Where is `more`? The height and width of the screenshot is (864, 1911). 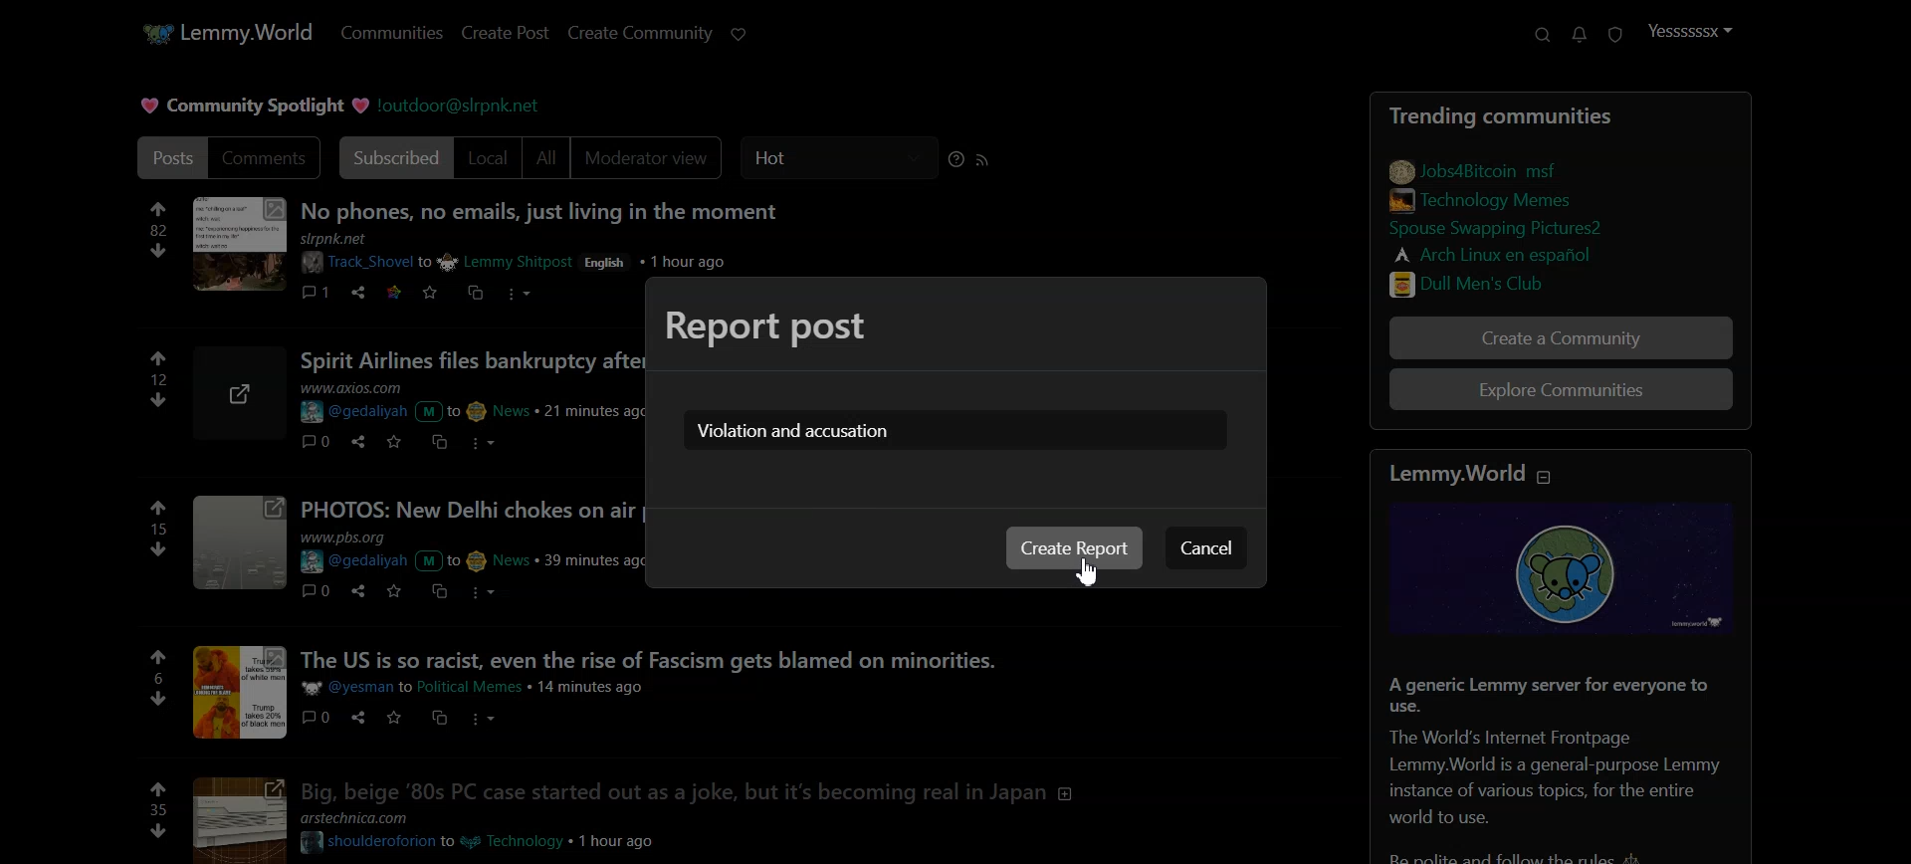 more is located at coordinates (479, 717).